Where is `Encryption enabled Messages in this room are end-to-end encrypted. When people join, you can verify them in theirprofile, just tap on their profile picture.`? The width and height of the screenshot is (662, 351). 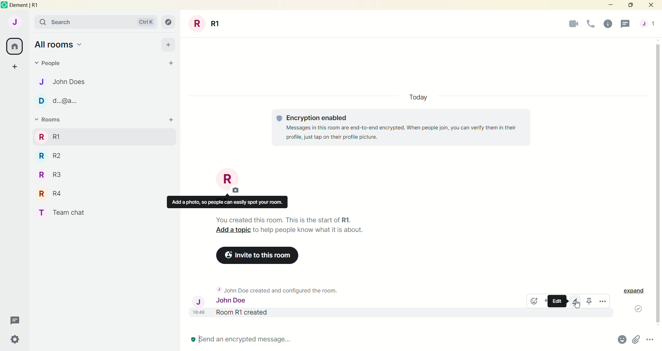
Encryption enabled Messages in this room are end-to-end encrypted. When people join, you can verify them in theirprofile, just tap on their profile picture. is located at coordinates (403, 127).